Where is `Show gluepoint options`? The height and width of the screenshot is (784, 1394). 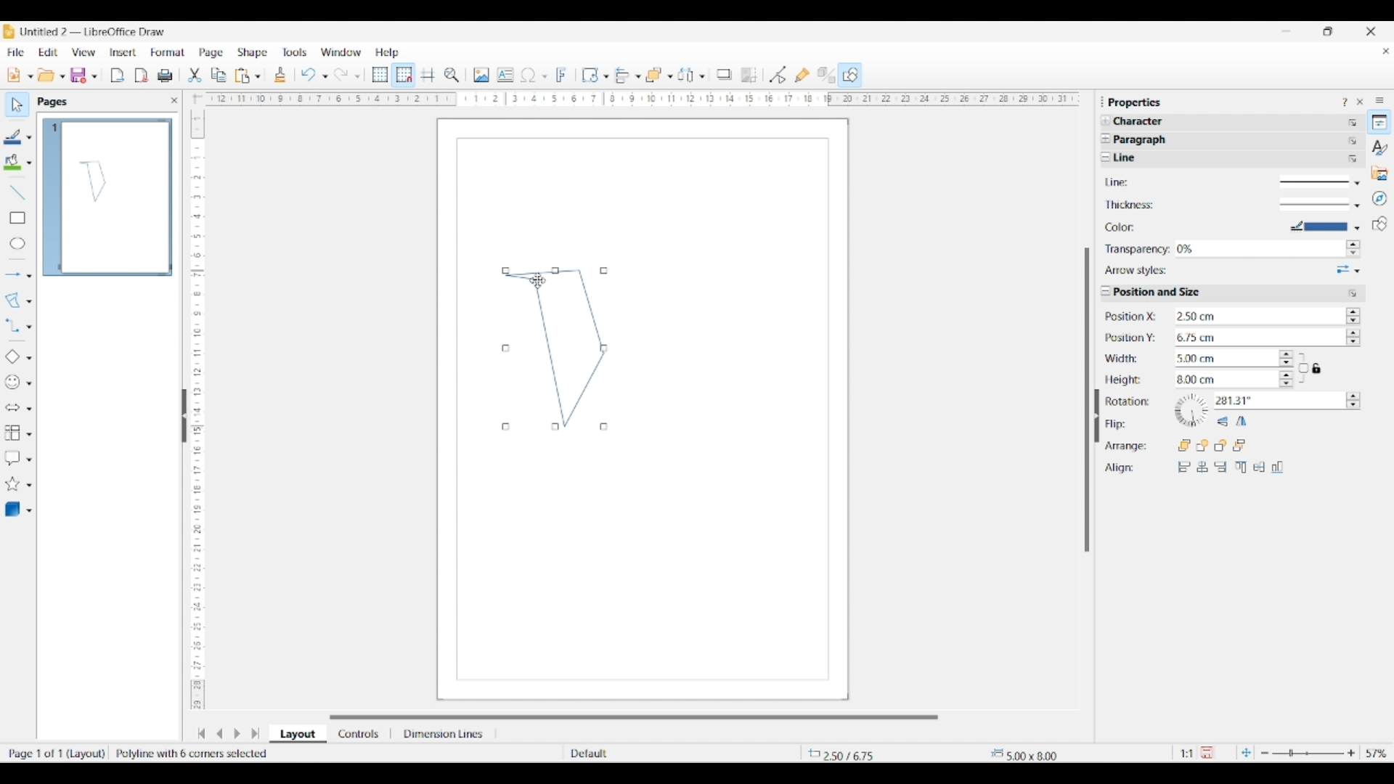 Show gluepoint options is located at coordinates (802, 75).